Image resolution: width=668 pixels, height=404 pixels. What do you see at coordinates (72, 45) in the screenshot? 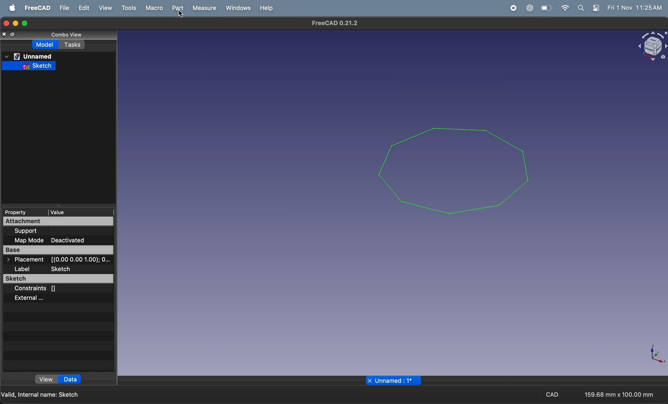
I see `tasks` at bounding box center [72, 45].